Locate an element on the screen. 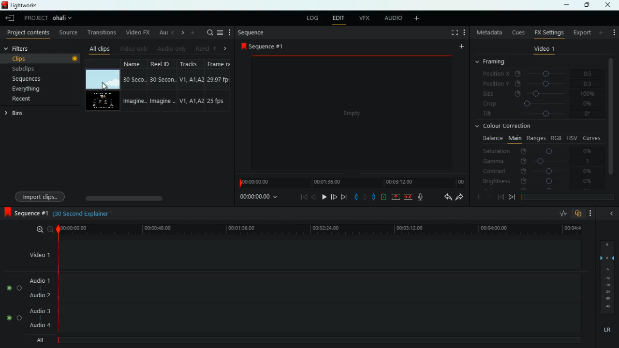  minus is located at coordinates (489, 197).